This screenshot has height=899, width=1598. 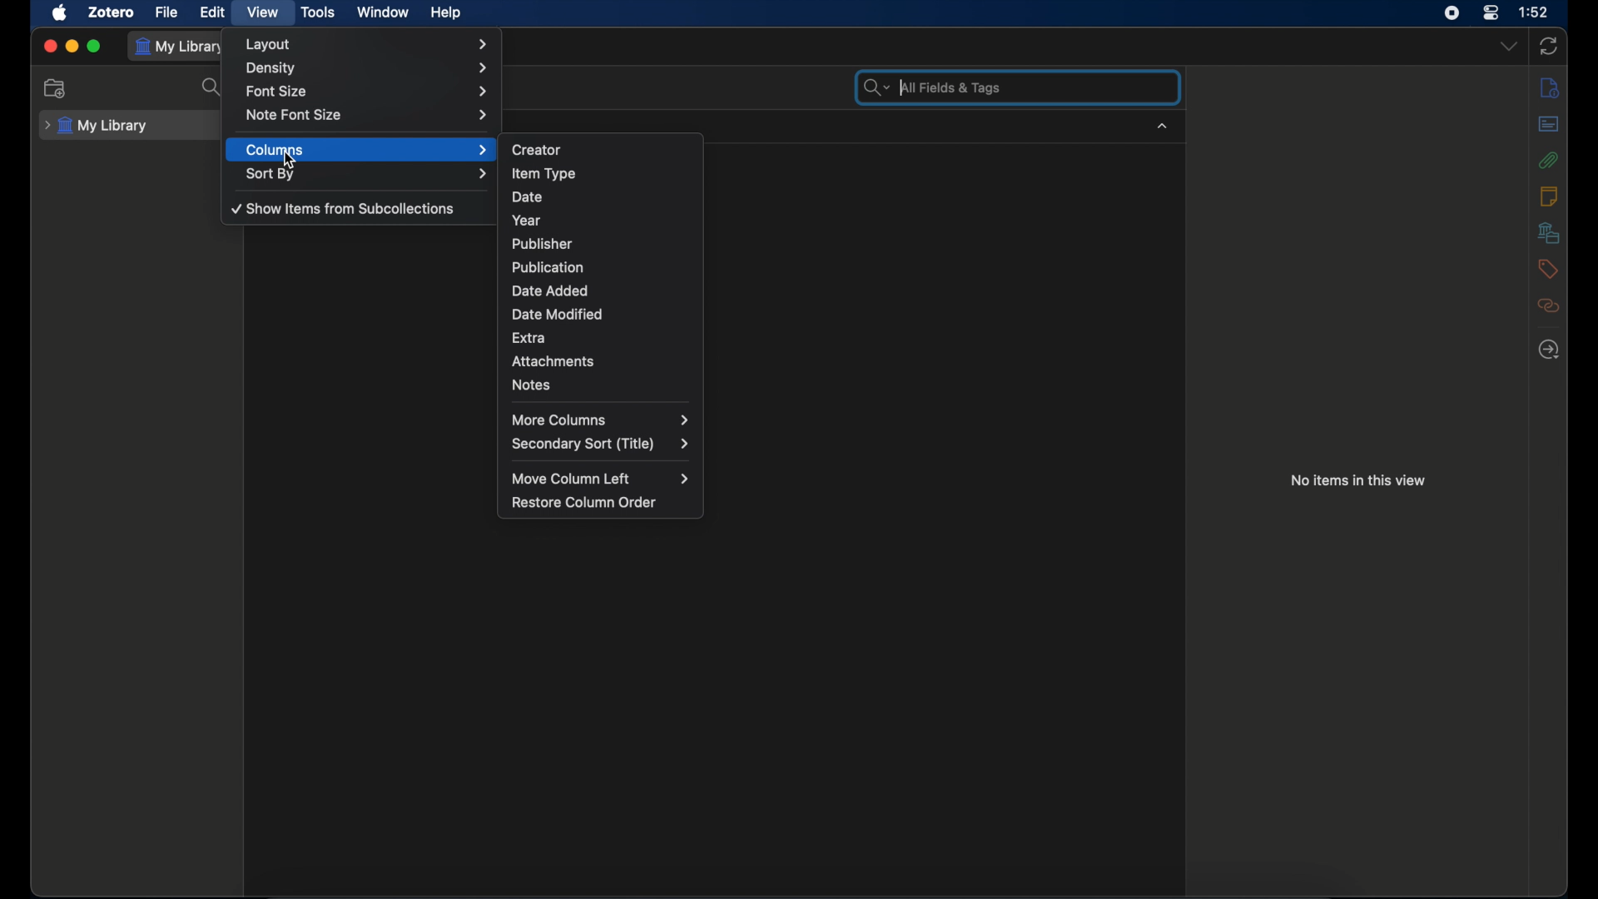 What do you see at coordinates (1548, 160) in the screenshot?
I see `attachments` at bounding box center [1548, 160].